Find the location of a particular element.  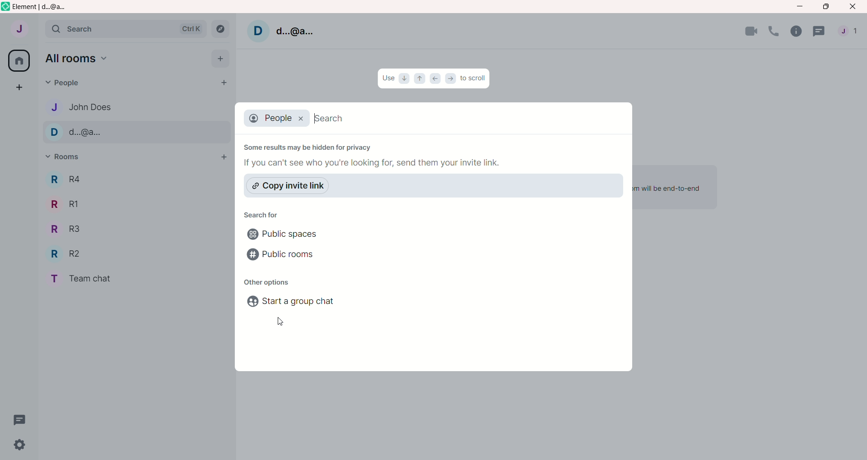

if you can't see who you're looking for, send them your invite link is located at coordinates (401, 165).